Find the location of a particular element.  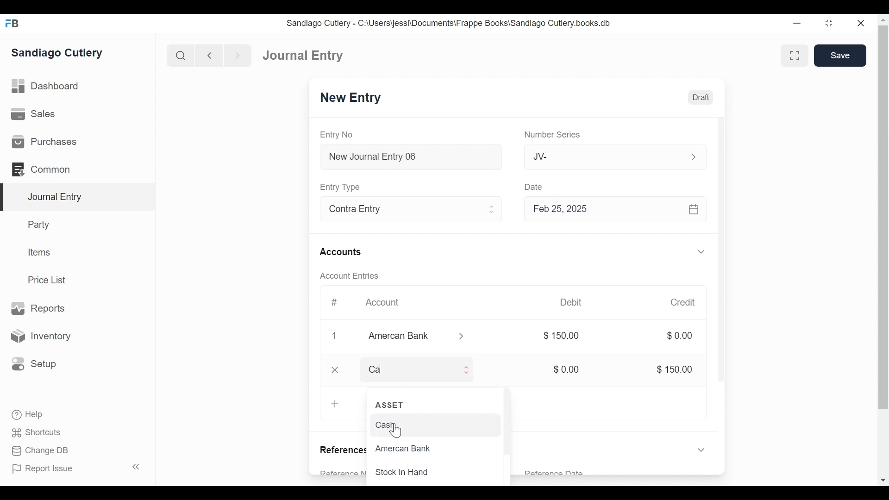

Change DB is located at coordinates (42, 452).